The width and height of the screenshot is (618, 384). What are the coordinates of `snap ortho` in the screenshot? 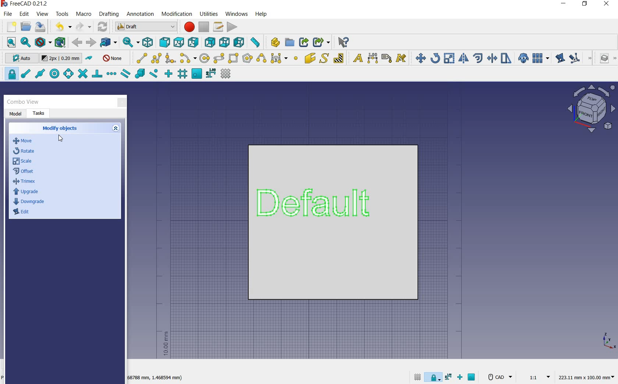 It's located at (168, 74).